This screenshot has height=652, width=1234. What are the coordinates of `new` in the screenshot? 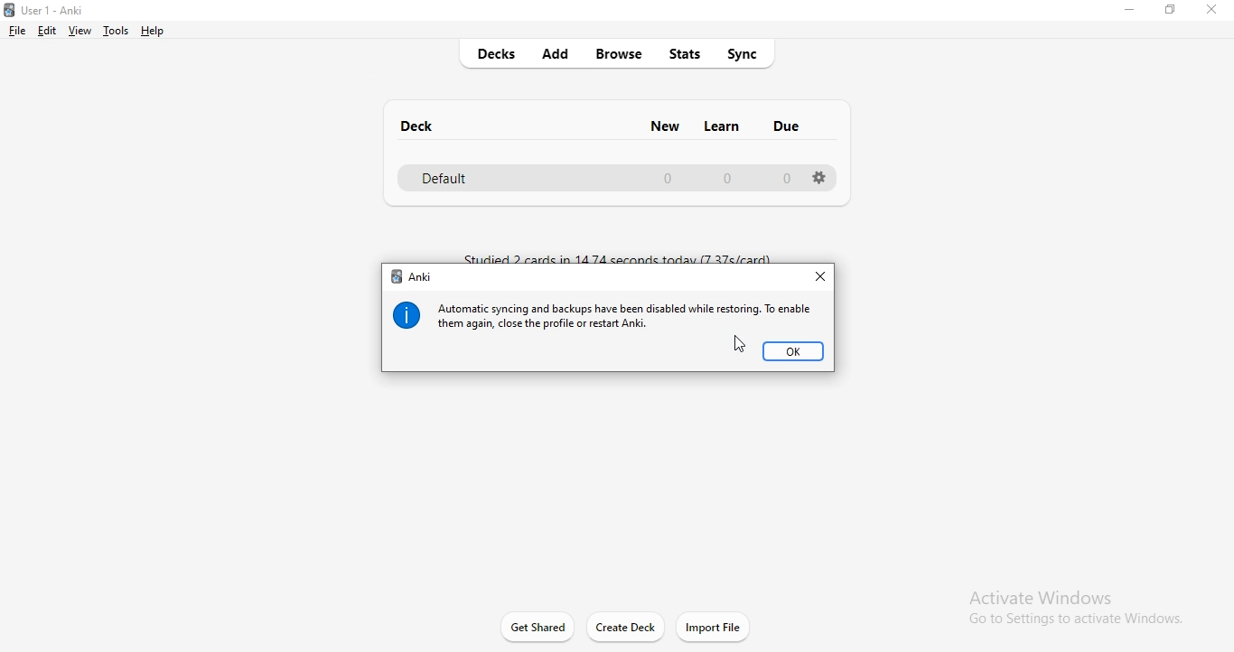 It's located at (664, 124).